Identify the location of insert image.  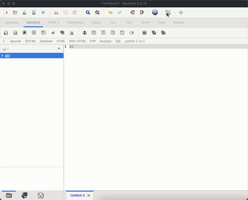
(144, 33).